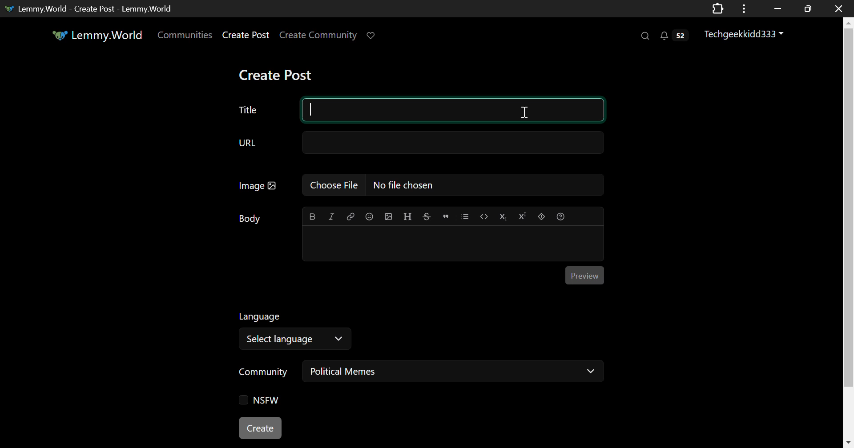 This screenshot has width=854, height=448. What do you see at coordinates (96, 8) in the screenshot?
I see `Lemmy.World - Create Post - Lemmy.World` at bounding box center [96, 8].